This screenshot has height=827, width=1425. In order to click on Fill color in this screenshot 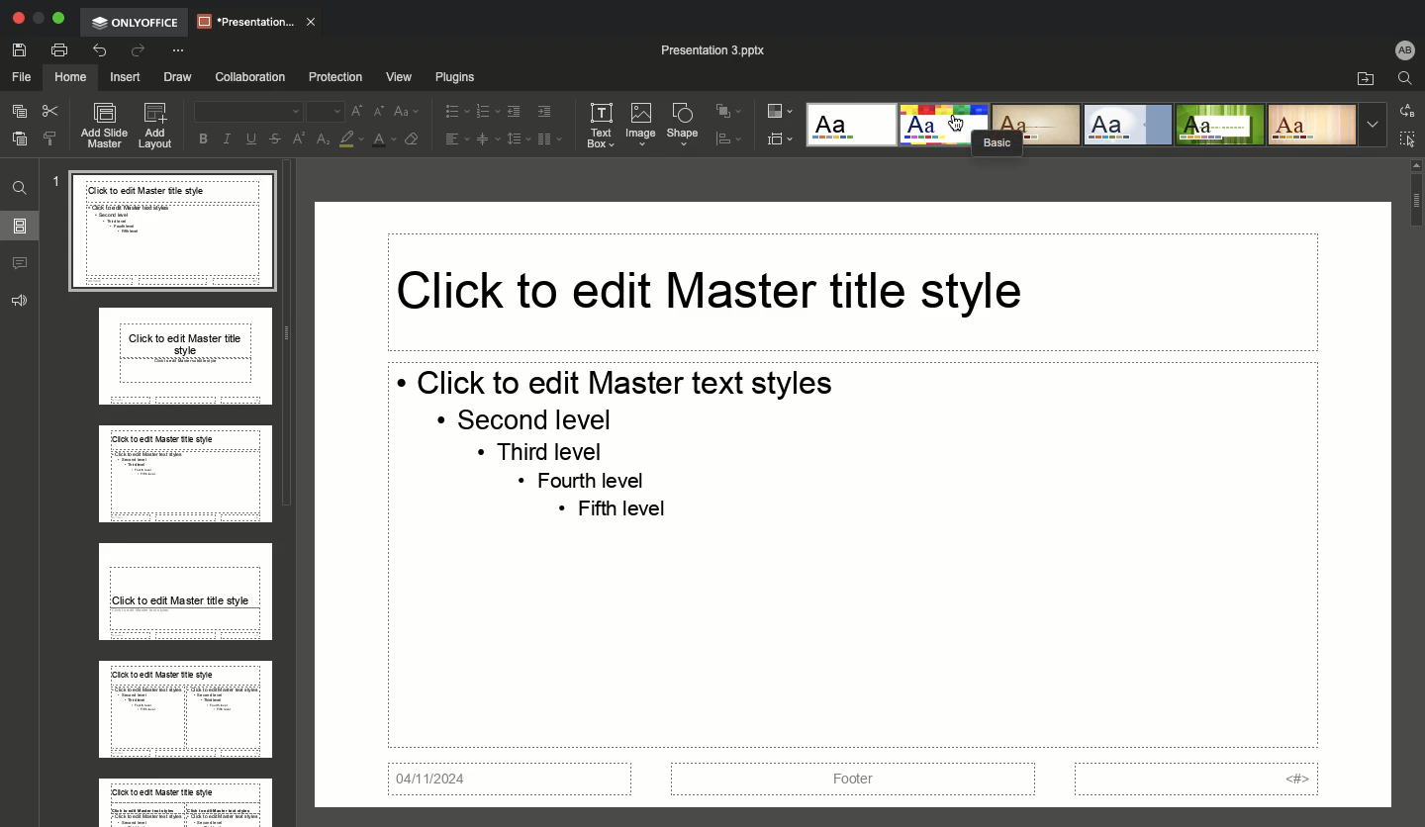, I will do `click(347, 140)`.